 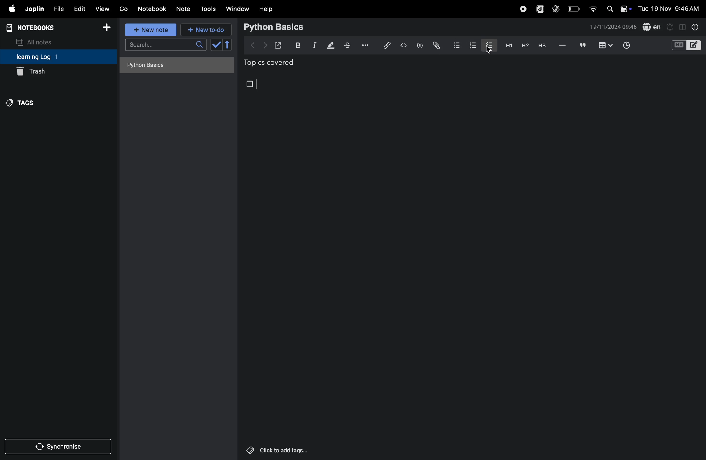 What do you see at coordinates (203, 28) in the screenshot?
I see `new to do` at bounding box center [203, 28].